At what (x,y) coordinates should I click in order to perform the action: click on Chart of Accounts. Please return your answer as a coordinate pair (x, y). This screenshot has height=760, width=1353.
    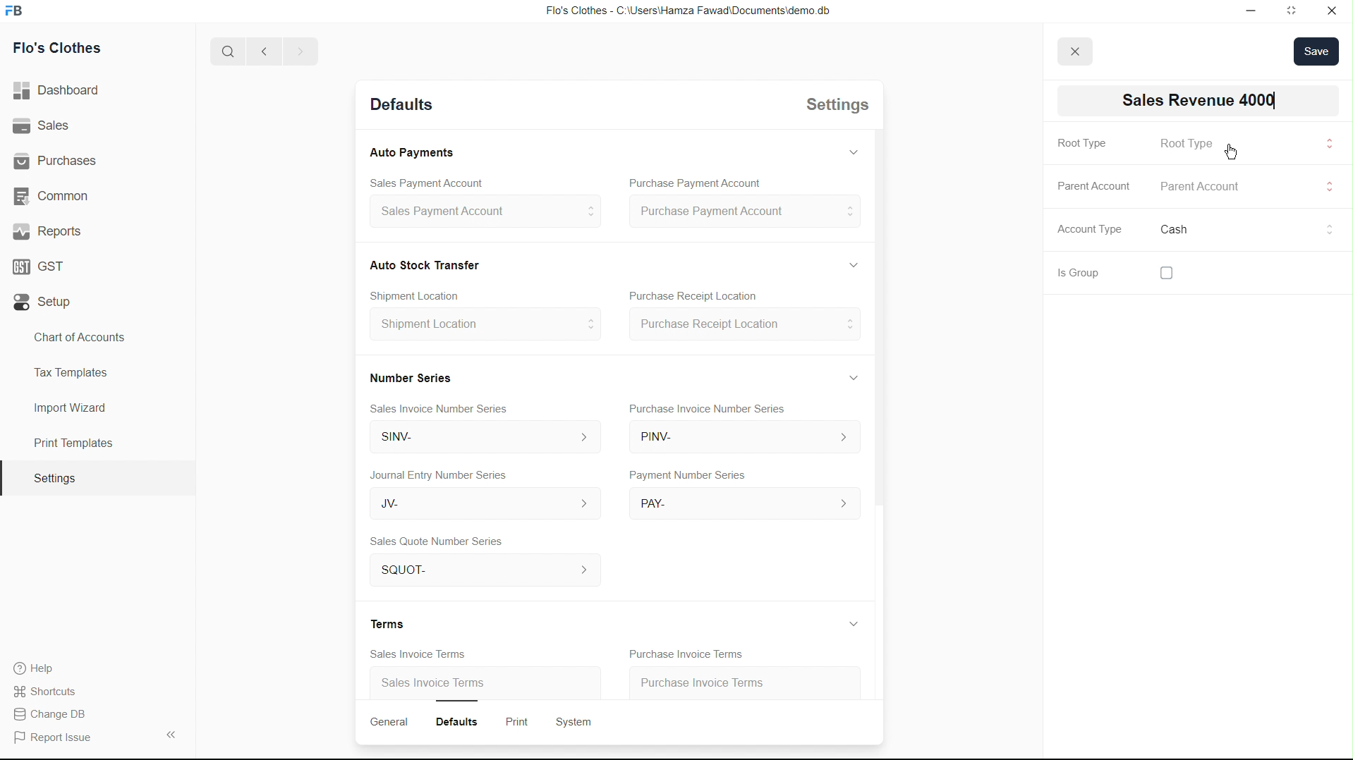
    Looking at the image, I should click on (75, 337).